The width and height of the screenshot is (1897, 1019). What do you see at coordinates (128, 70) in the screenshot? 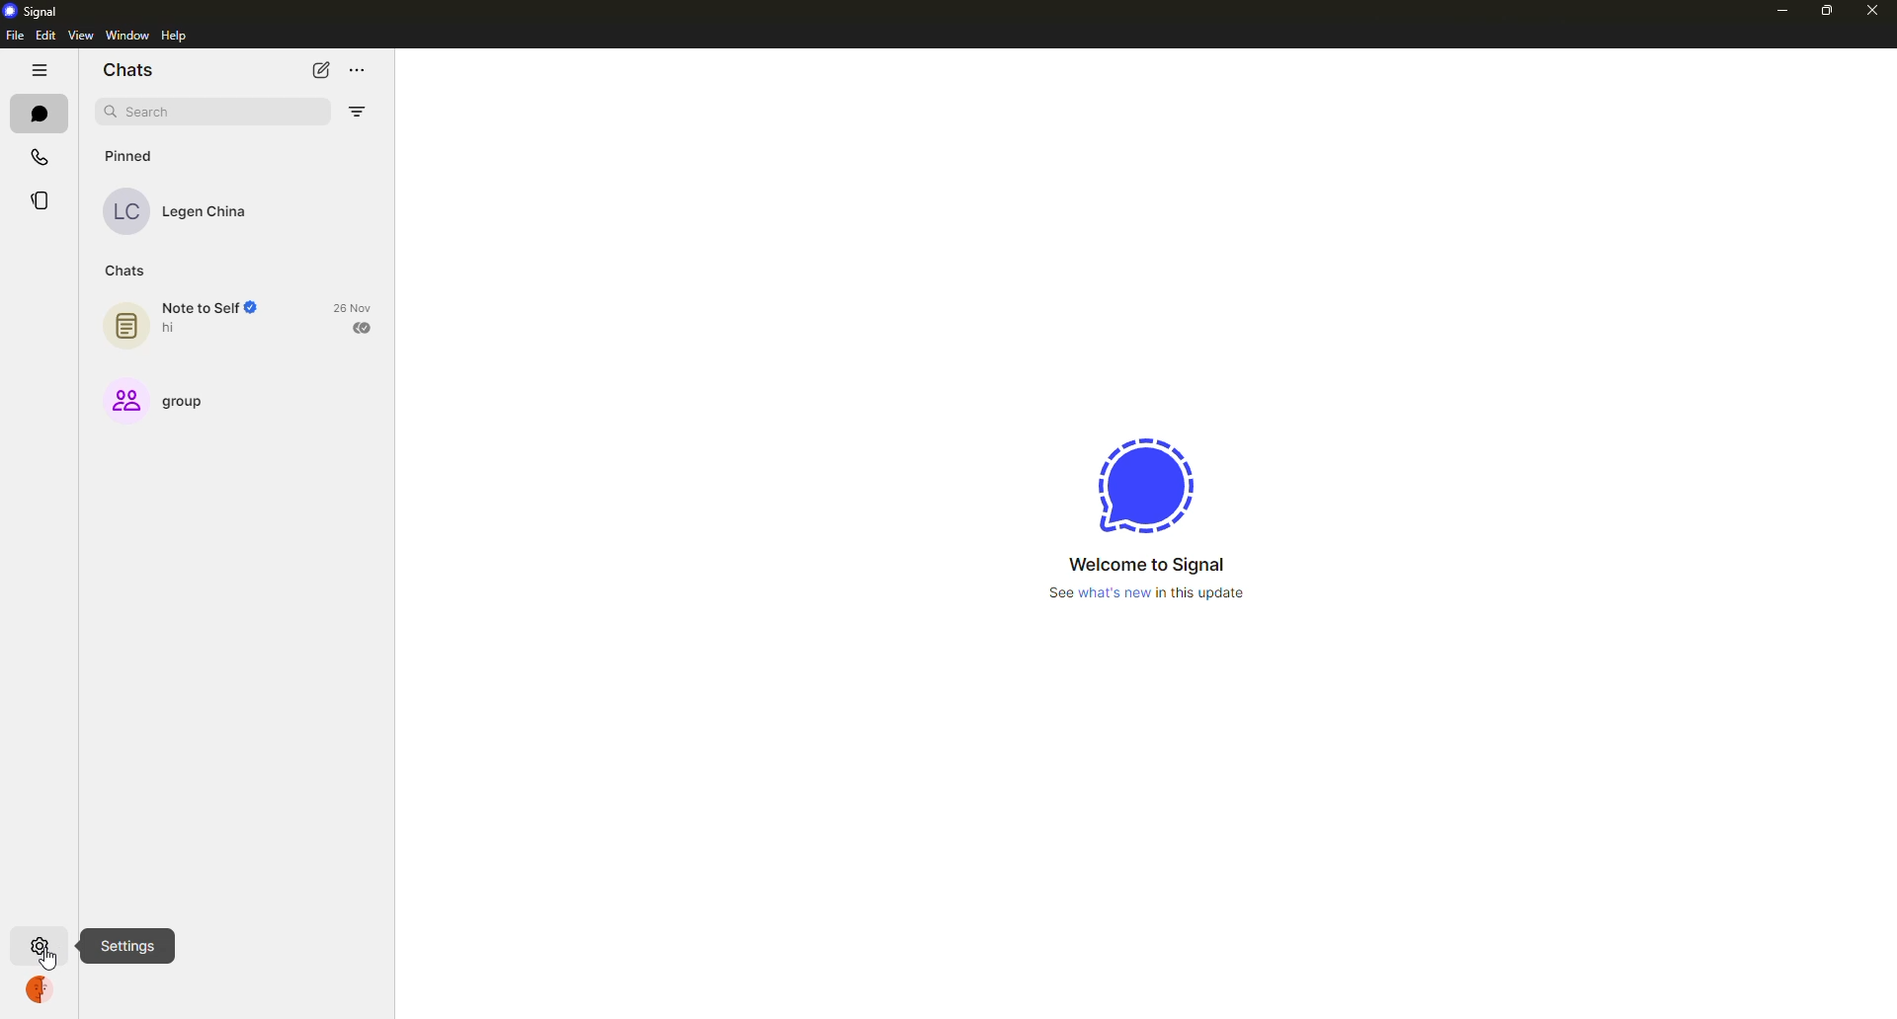
I see `chats` at bounding box center [128, 70].